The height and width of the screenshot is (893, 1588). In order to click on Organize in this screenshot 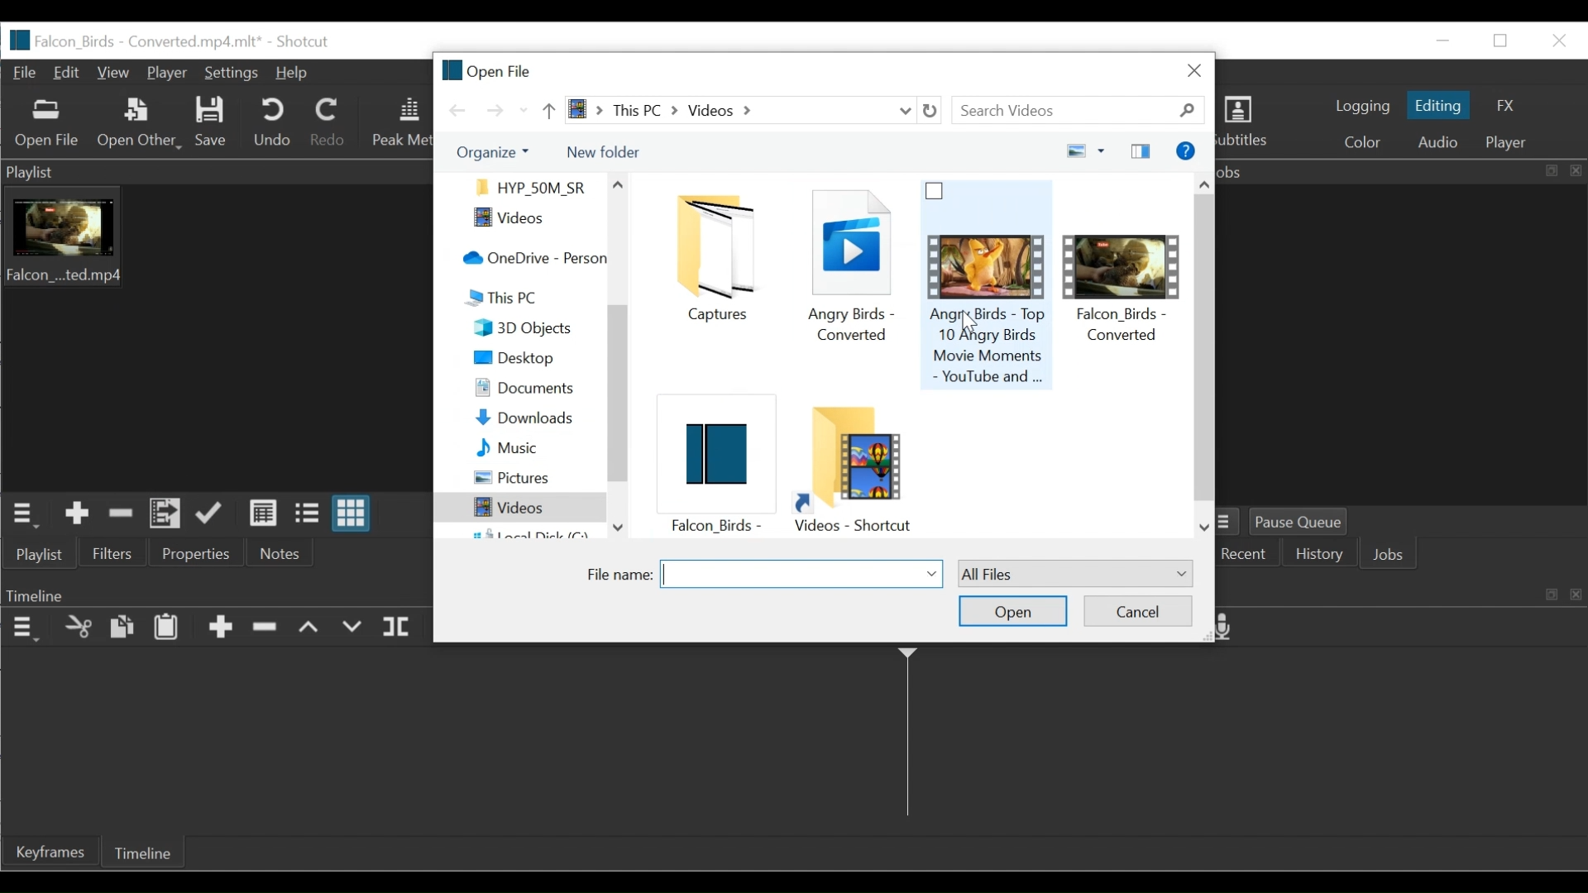, I will do `click(490, 153)`.